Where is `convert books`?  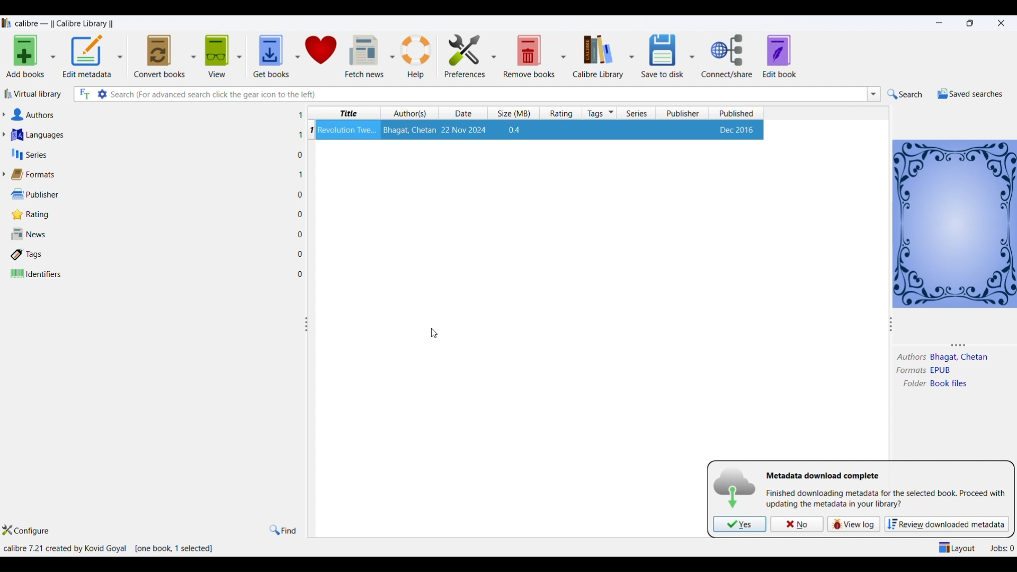
convert books is located at coordinates (159, 55).